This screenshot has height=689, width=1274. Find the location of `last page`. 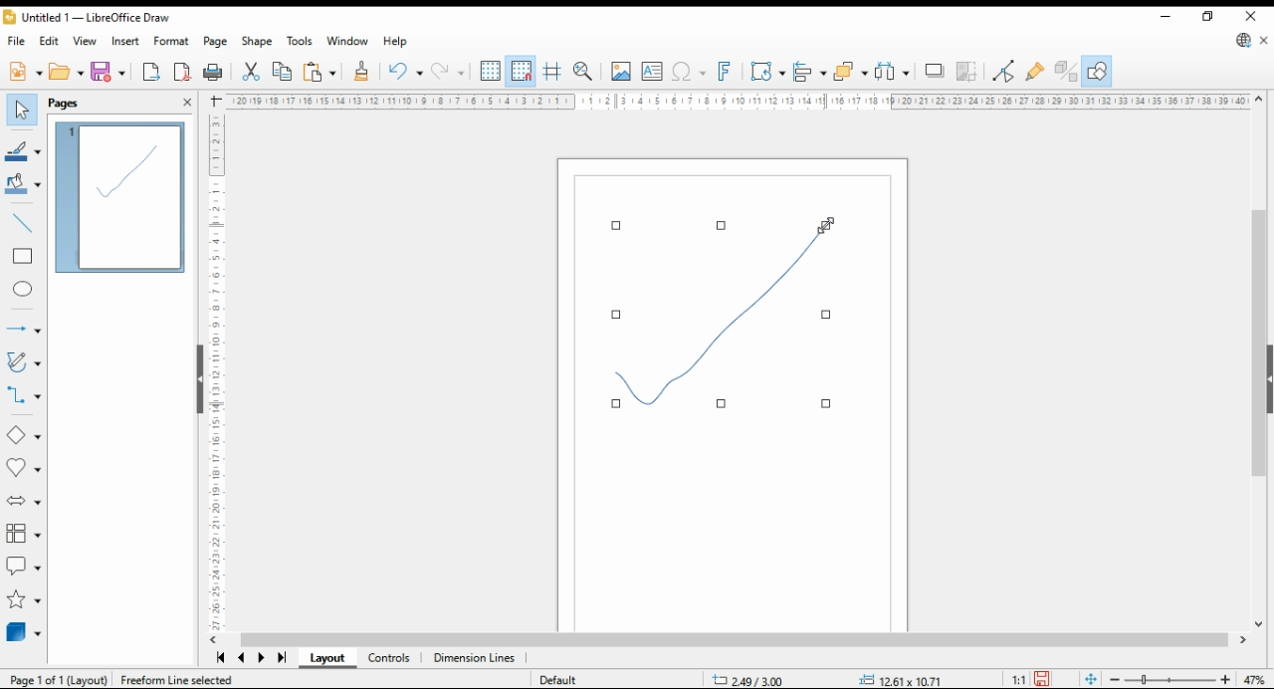

last page is located at coordinates (283, 658).